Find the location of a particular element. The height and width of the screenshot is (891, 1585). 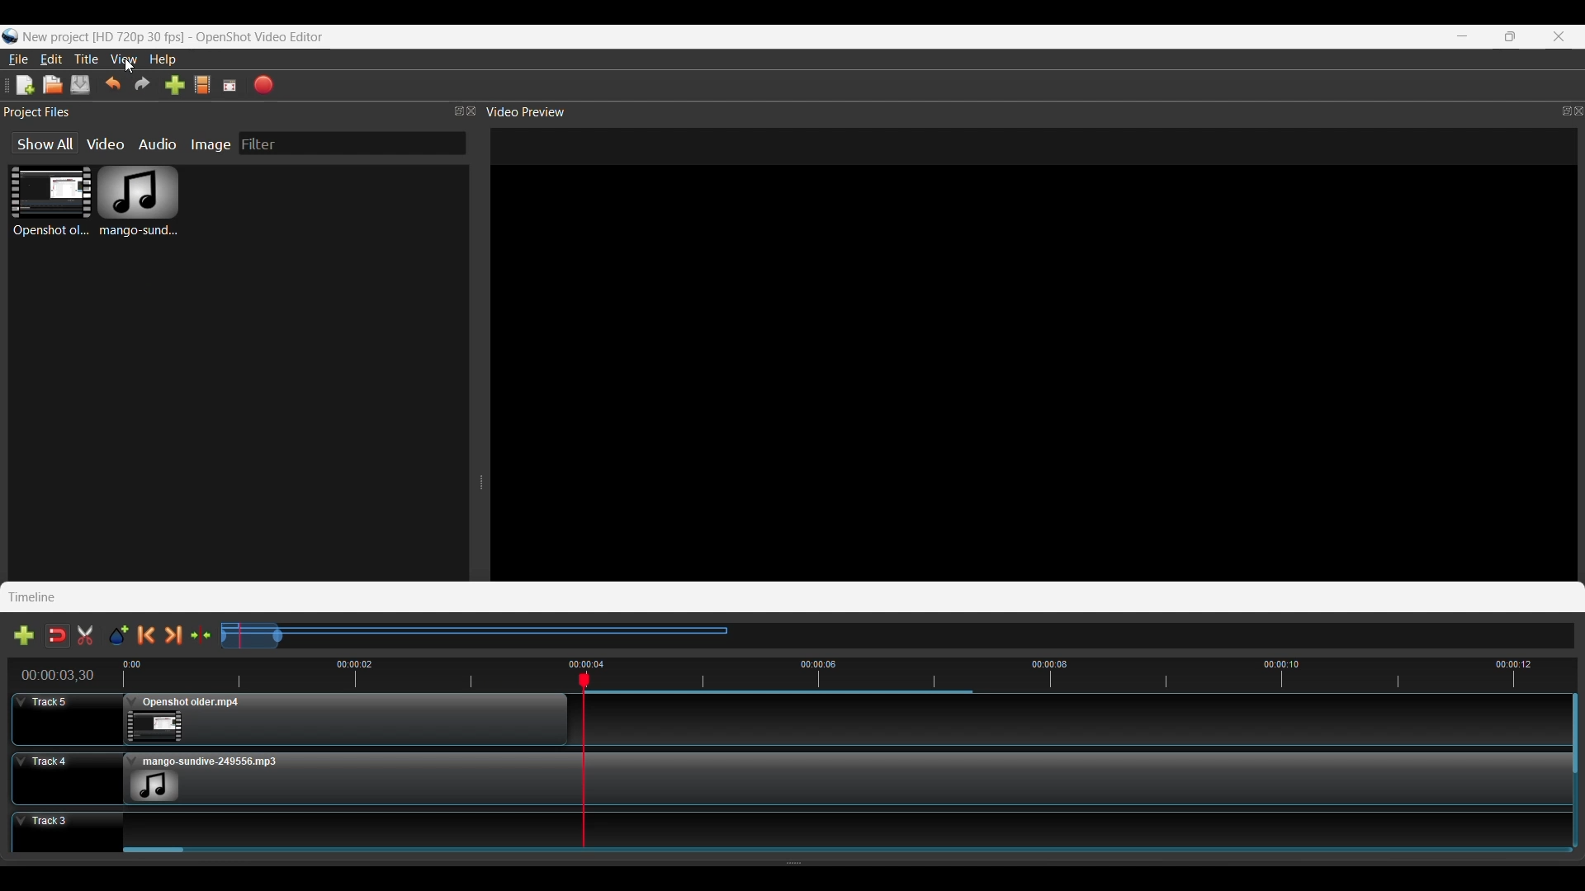

Enable Razor is located at coordinates (87, 634).